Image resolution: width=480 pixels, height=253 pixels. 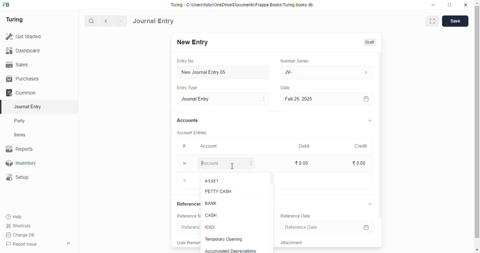 I want to click on entry type, so click(x=187, y=88).